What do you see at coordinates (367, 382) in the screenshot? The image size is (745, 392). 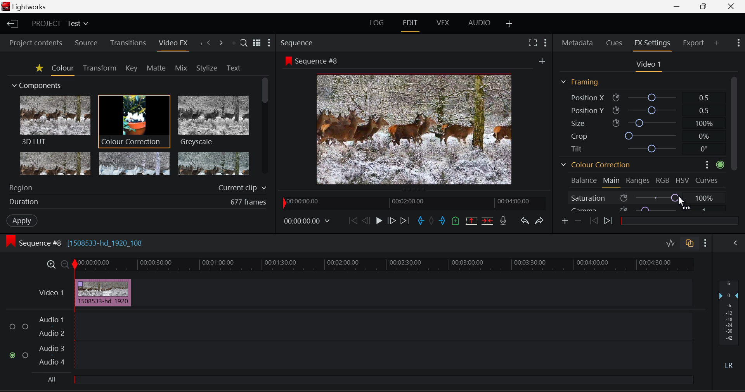 I see `All` at bounding box center [367, 382].